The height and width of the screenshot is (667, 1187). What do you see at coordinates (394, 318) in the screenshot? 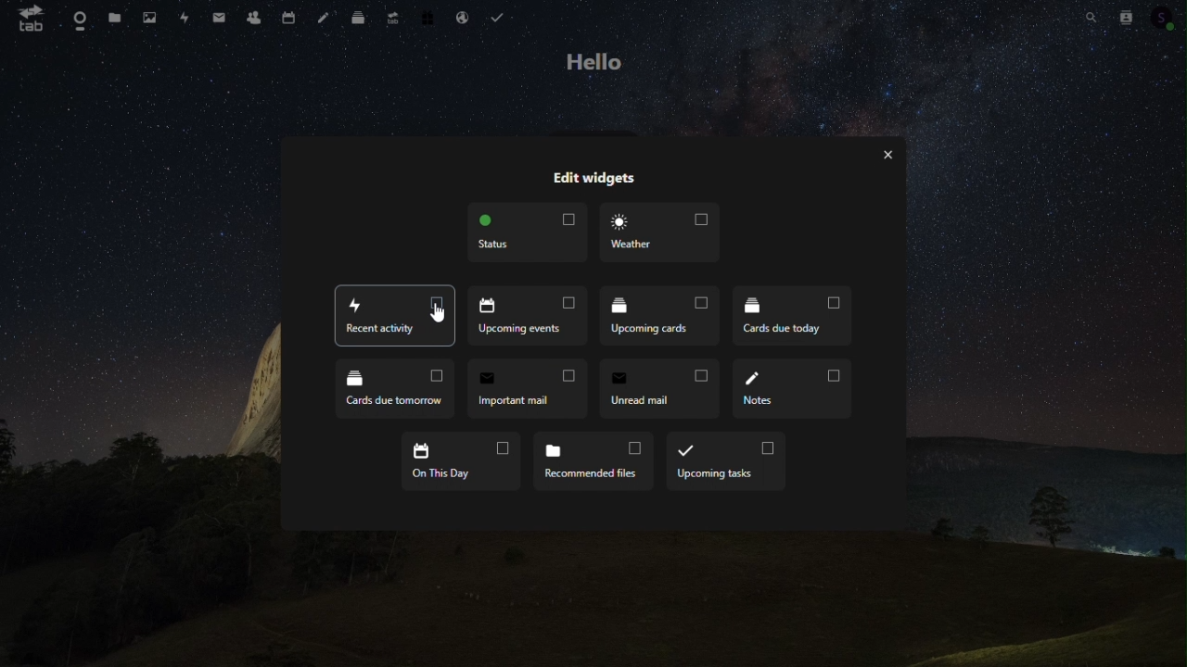
I see `Recent activity` at bounding box center [394, 318].